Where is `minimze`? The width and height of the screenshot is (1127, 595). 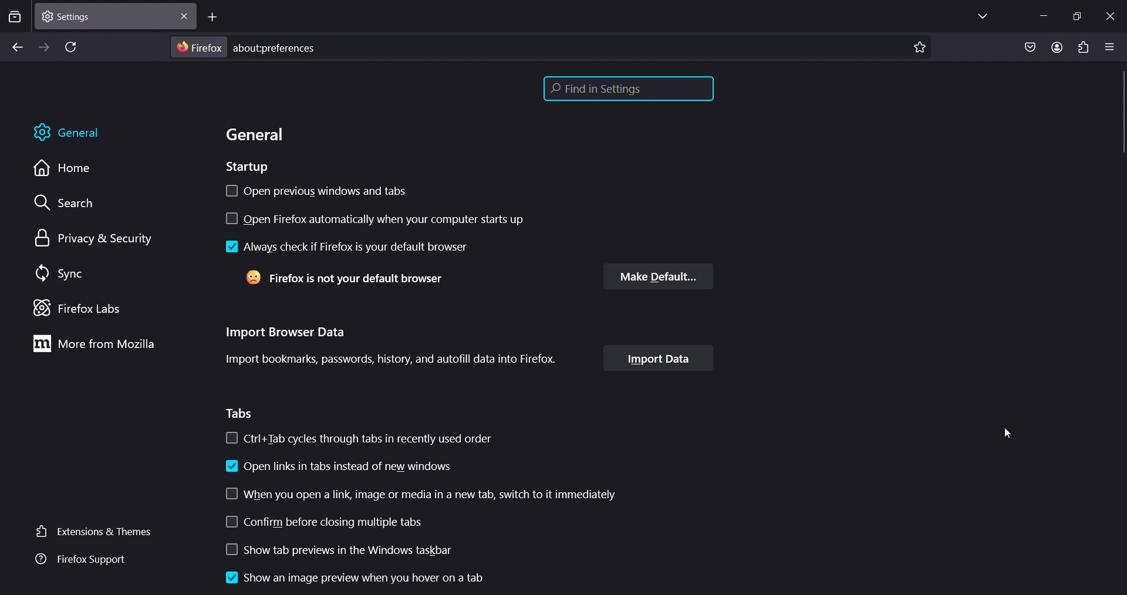 minimze is located at coordinates (1047, 16).